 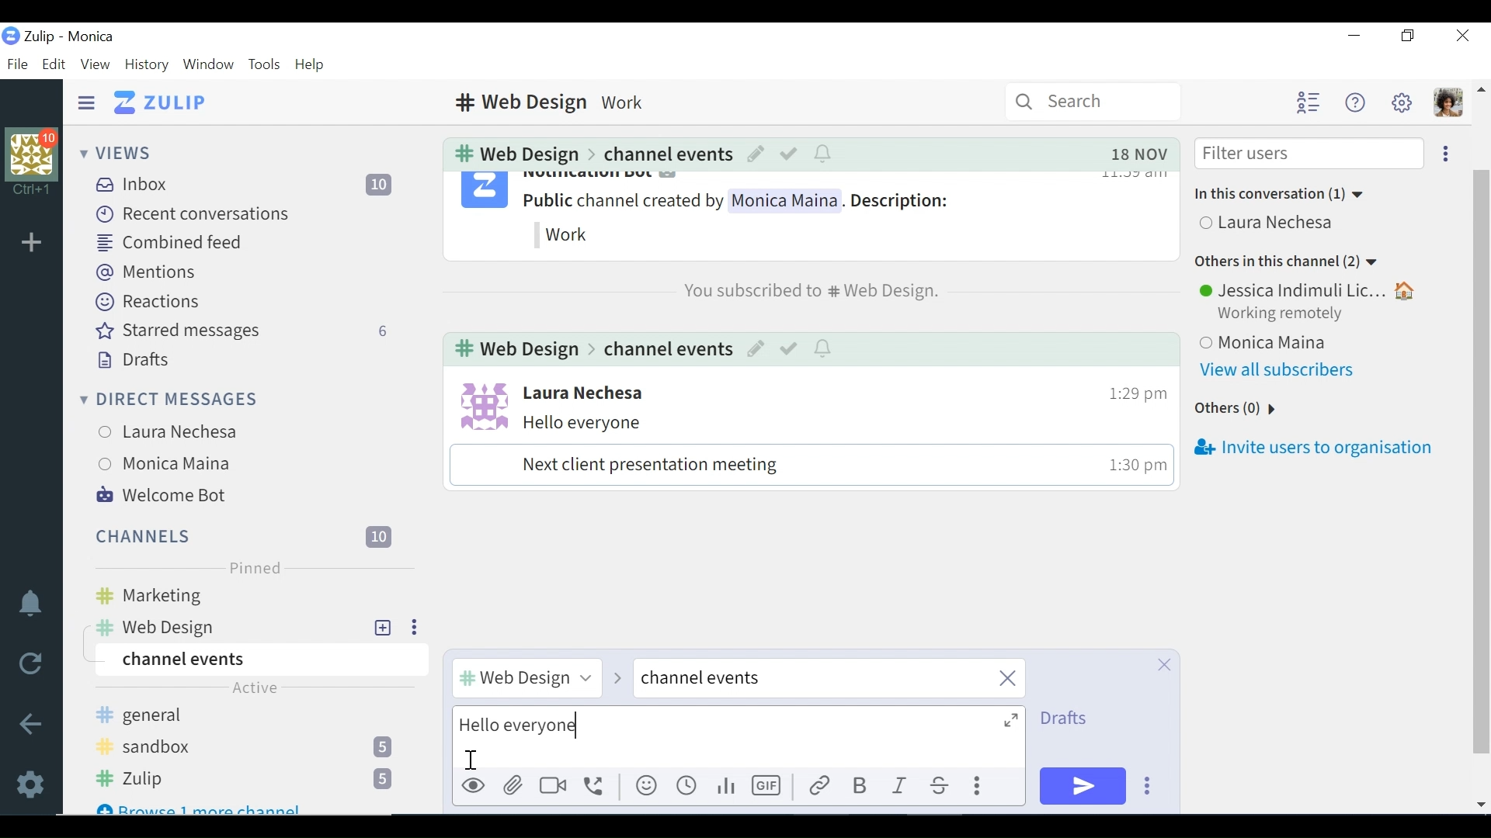 What do you see at coordinates (1447, 103) in the screenshot?
I see `Personal menu` at bounding box center [1447, 103].